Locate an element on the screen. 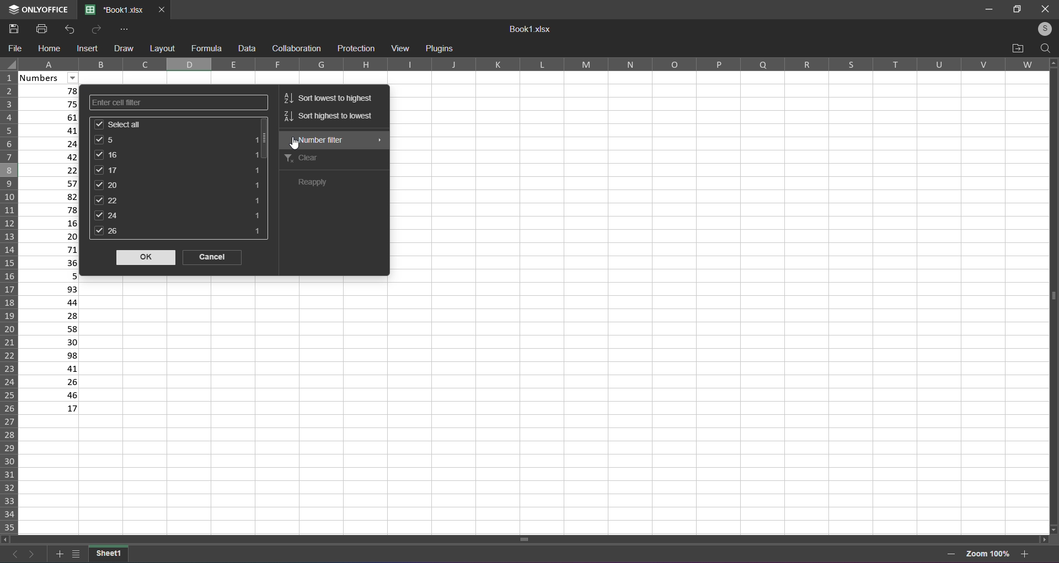  open is located at coordinates (1018, 48).